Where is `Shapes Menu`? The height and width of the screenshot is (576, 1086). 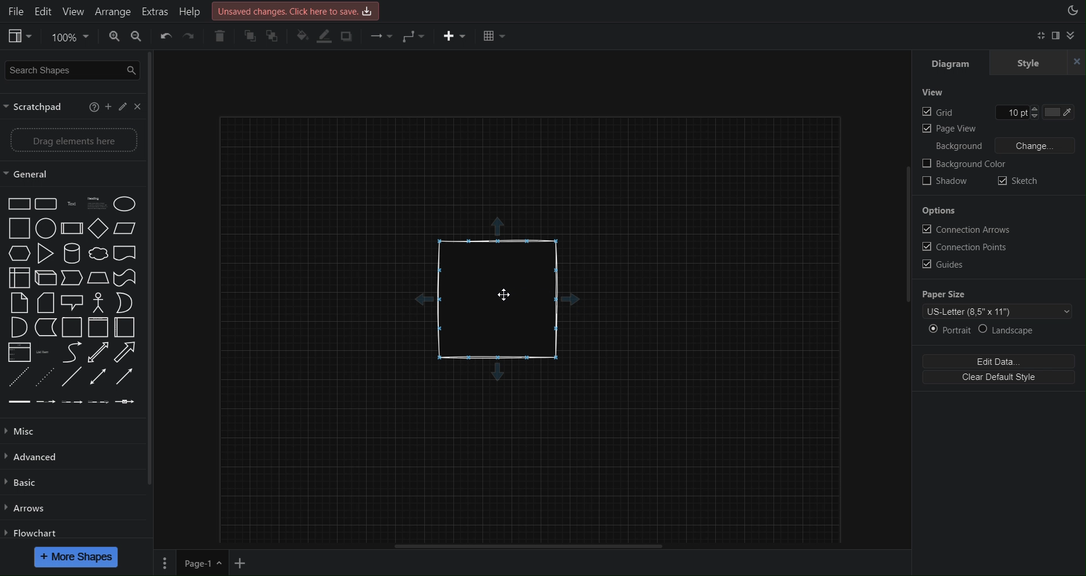 Shapes Menu is located at coordinates (73, 301).